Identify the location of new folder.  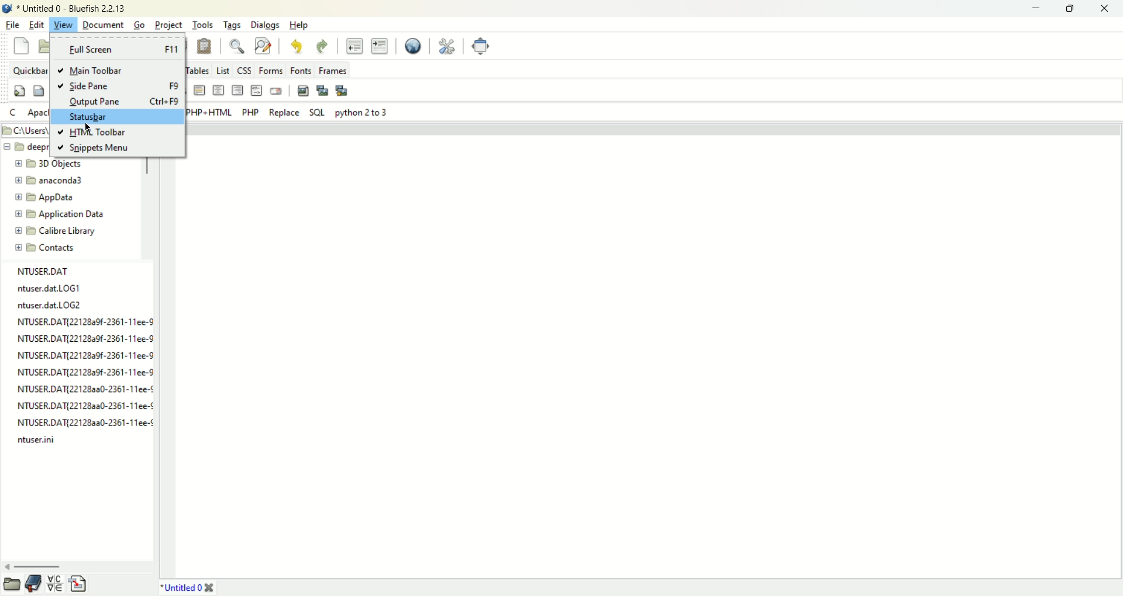
(51, 196).